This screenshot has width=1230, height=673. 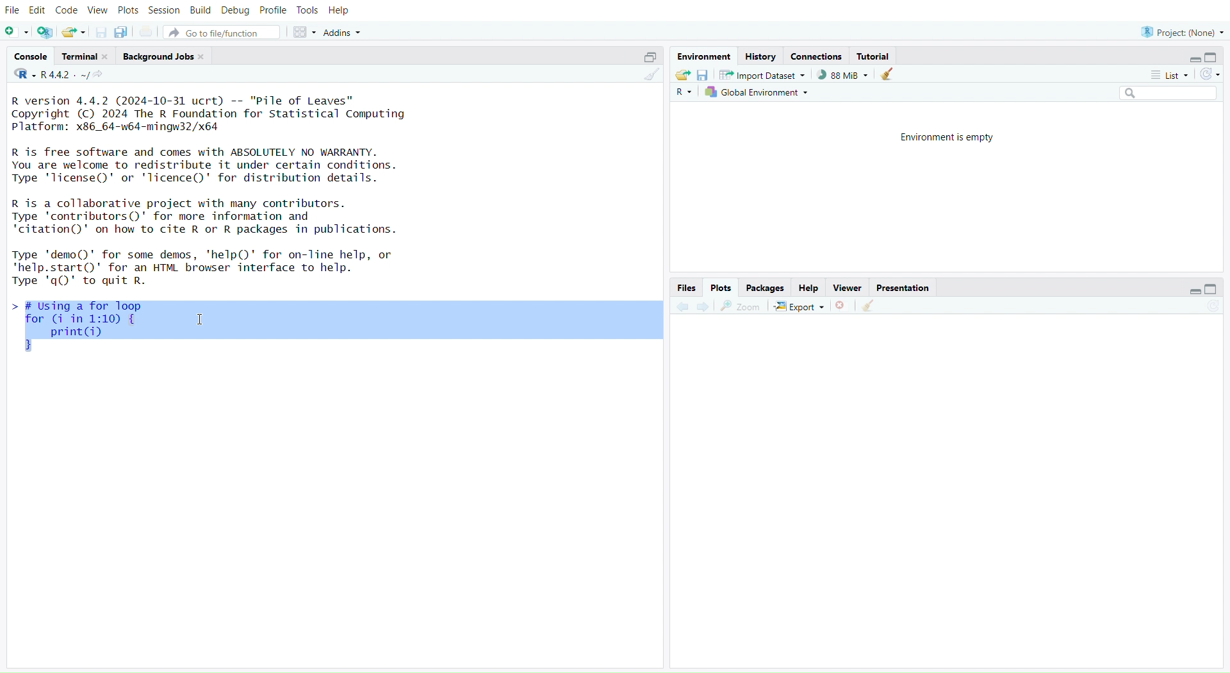 What do you see at coordinates (762, 76) in the screenshot?
I see `import dataset` at bounding box center [762, 76].